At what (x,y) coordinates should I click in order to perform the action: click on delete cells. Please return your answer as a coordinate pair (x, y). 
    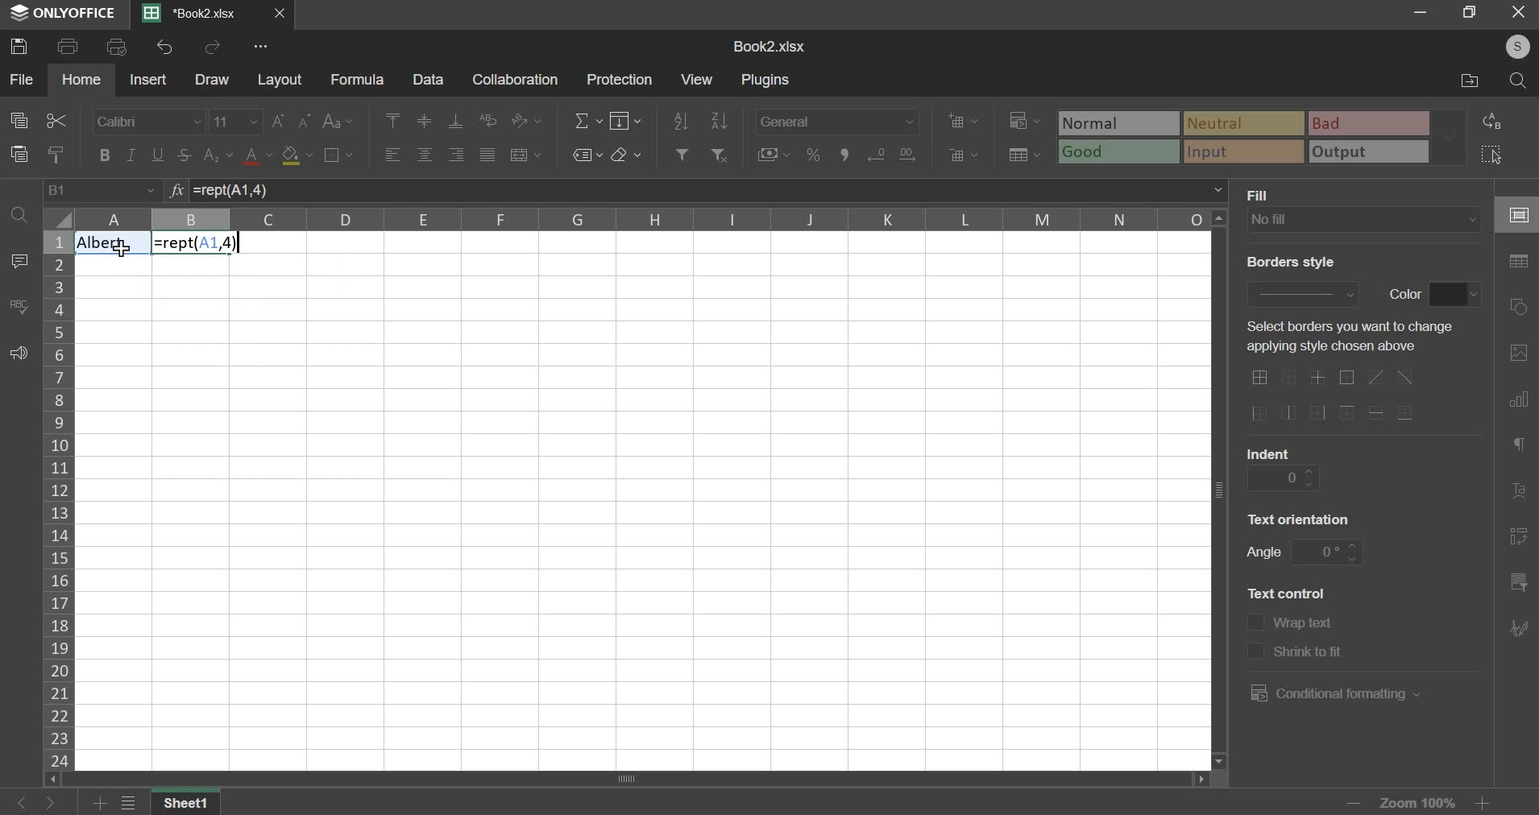
    Looking at the image, I should click on (963, 155).